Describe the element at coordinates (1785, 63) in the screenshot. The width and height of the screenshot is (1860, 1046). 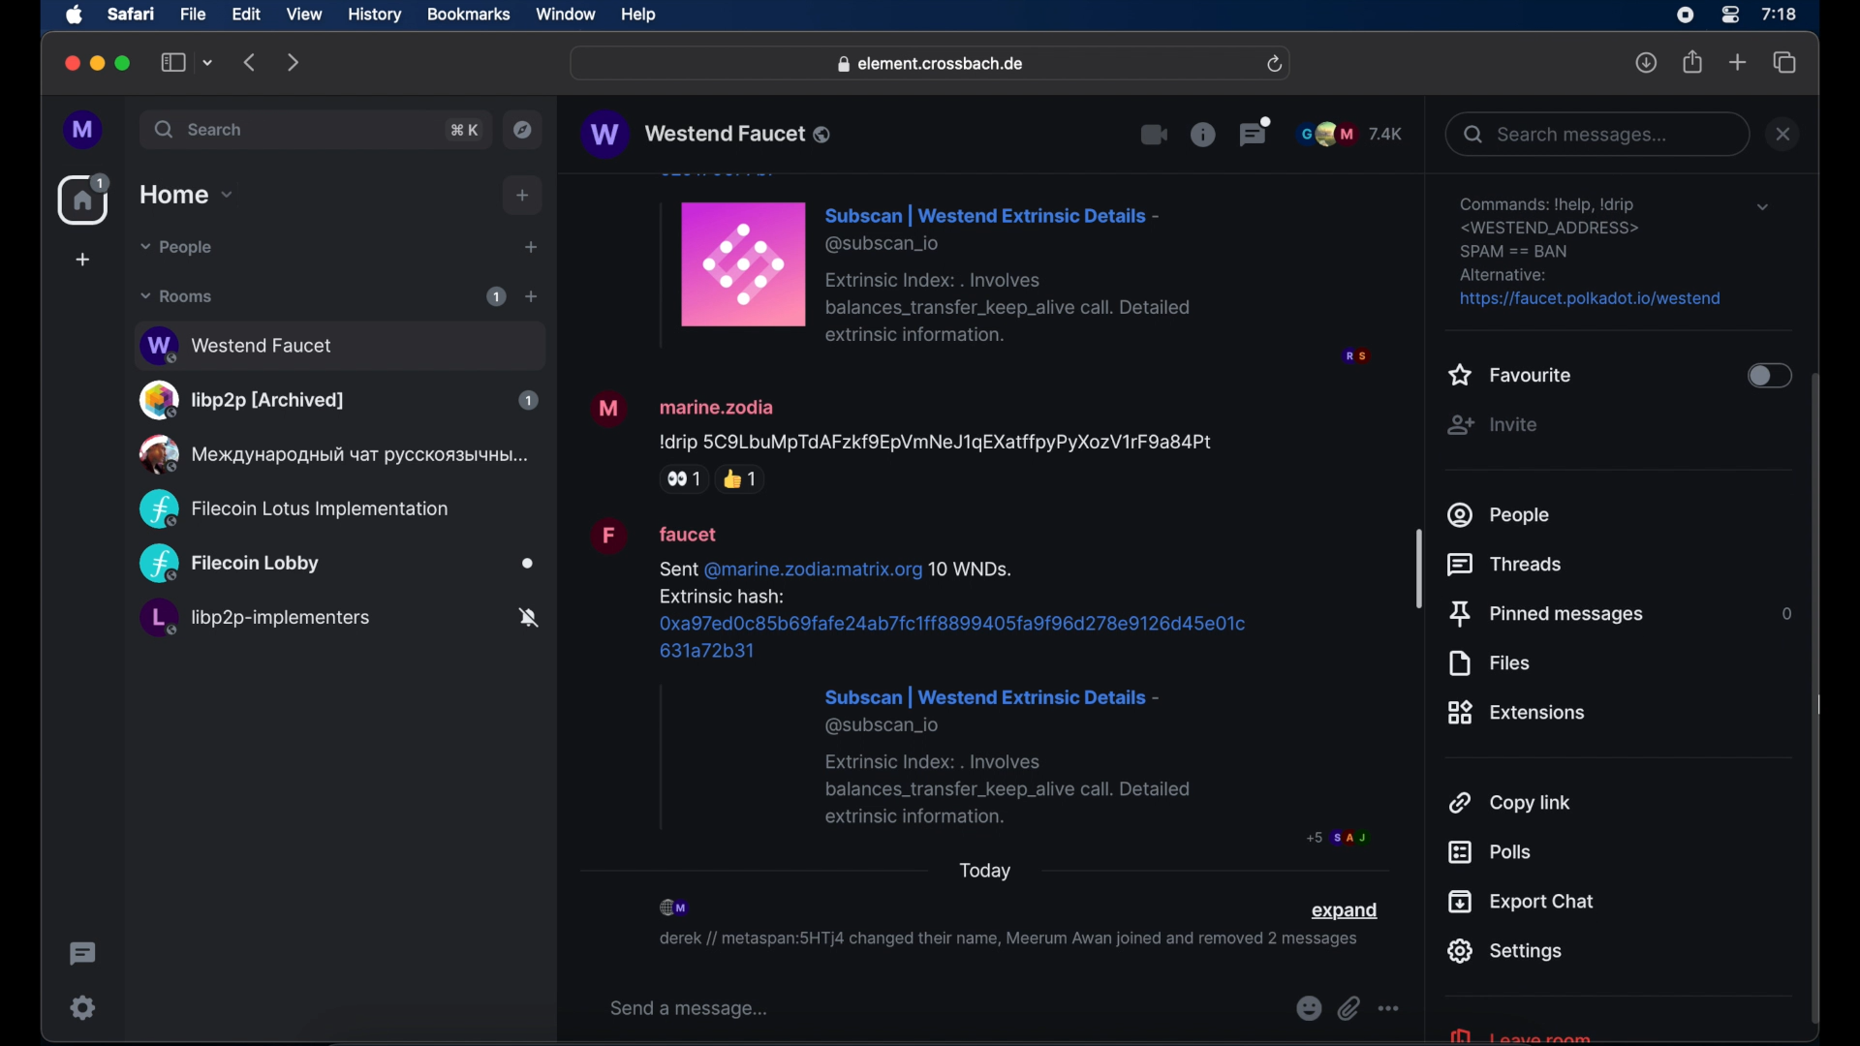
I see `show tab overview` at that location.